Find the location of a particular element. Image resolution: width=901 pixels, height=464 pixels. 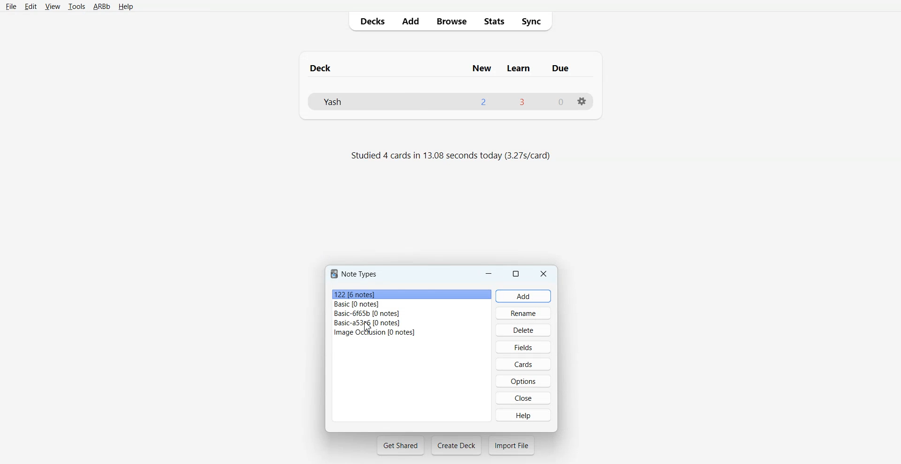

Note Types is located at coordinates (355, 274).